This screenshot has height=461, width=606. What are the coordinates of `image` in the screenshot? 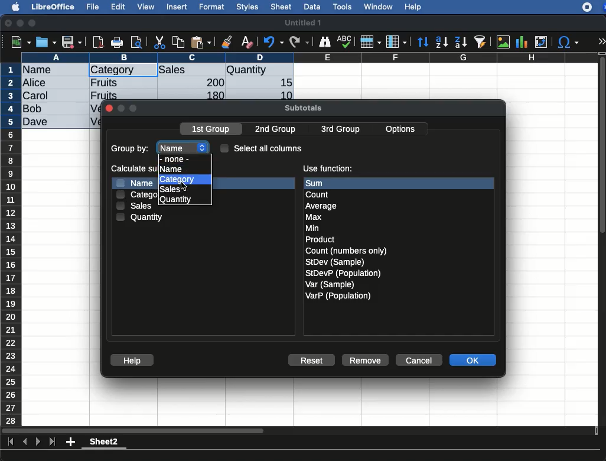 It's located at (504, 42).